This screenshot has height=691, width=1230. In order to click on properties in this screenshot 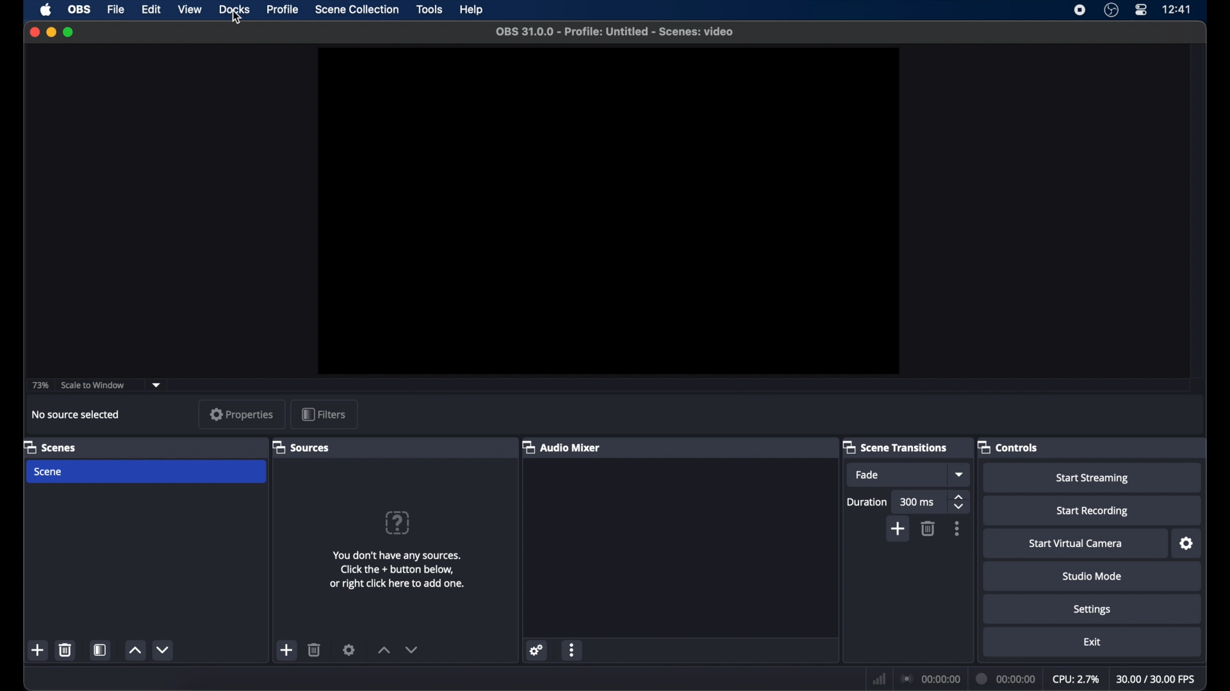, I will do `click(243, 414)`.